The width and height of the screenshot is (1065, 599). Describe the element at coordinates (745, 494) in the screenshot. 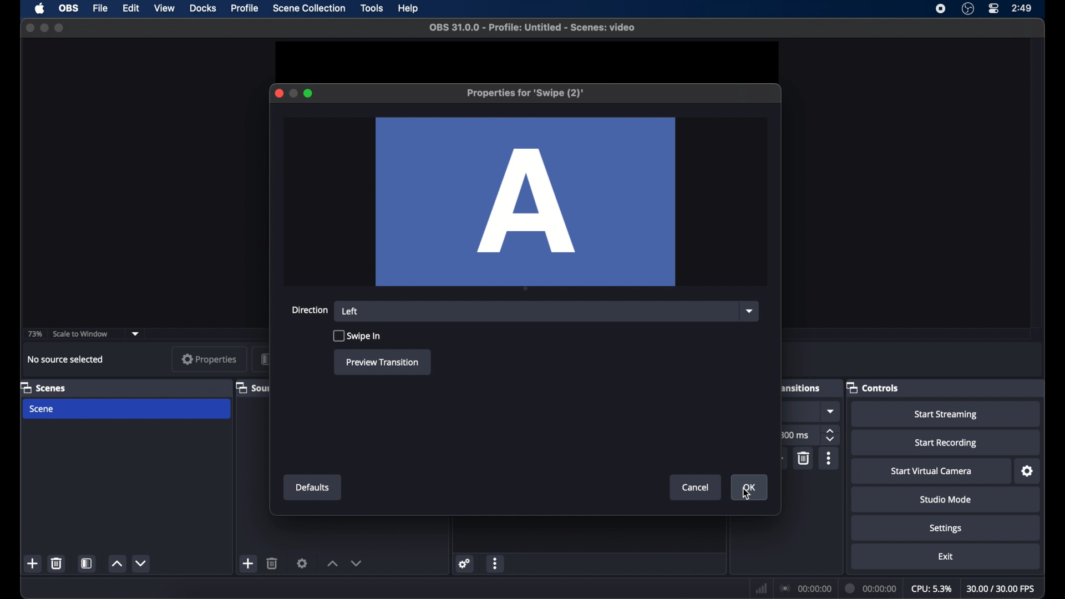

I see `cursor` at that location.